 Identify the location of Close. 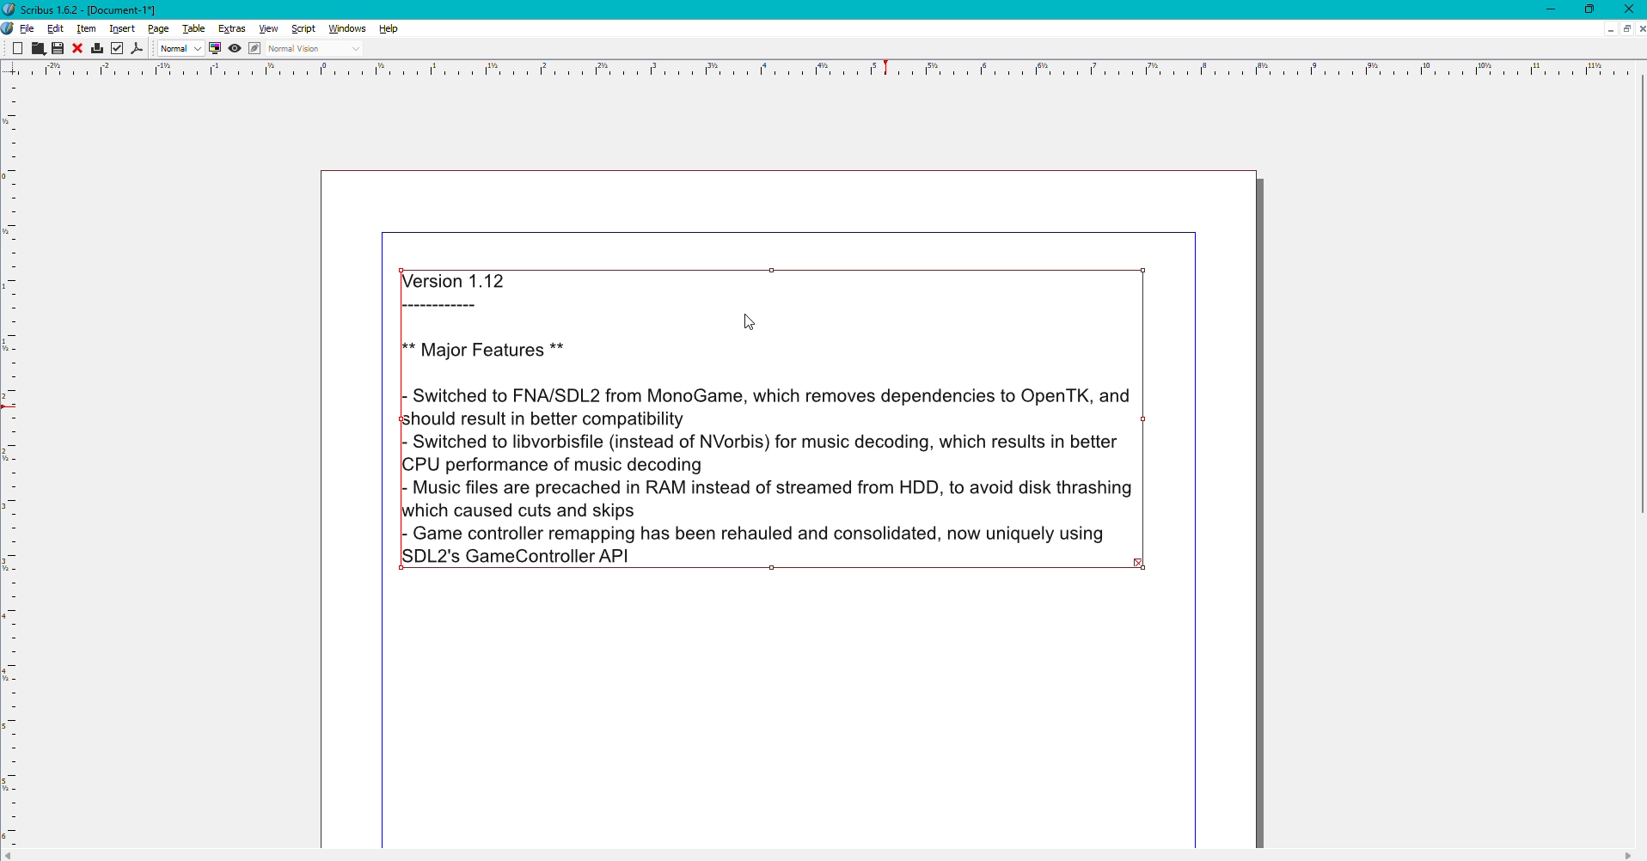
(1631, 10).